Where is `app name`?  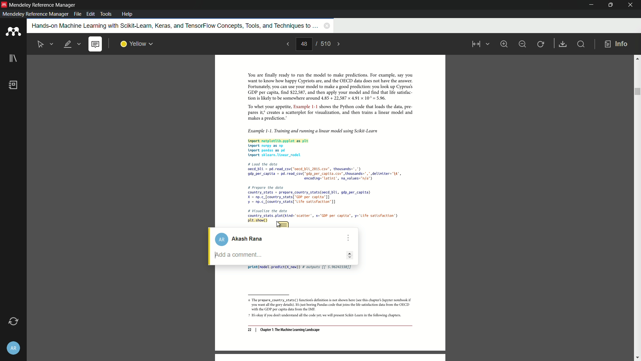 app name is located at coordinates (43, 5).